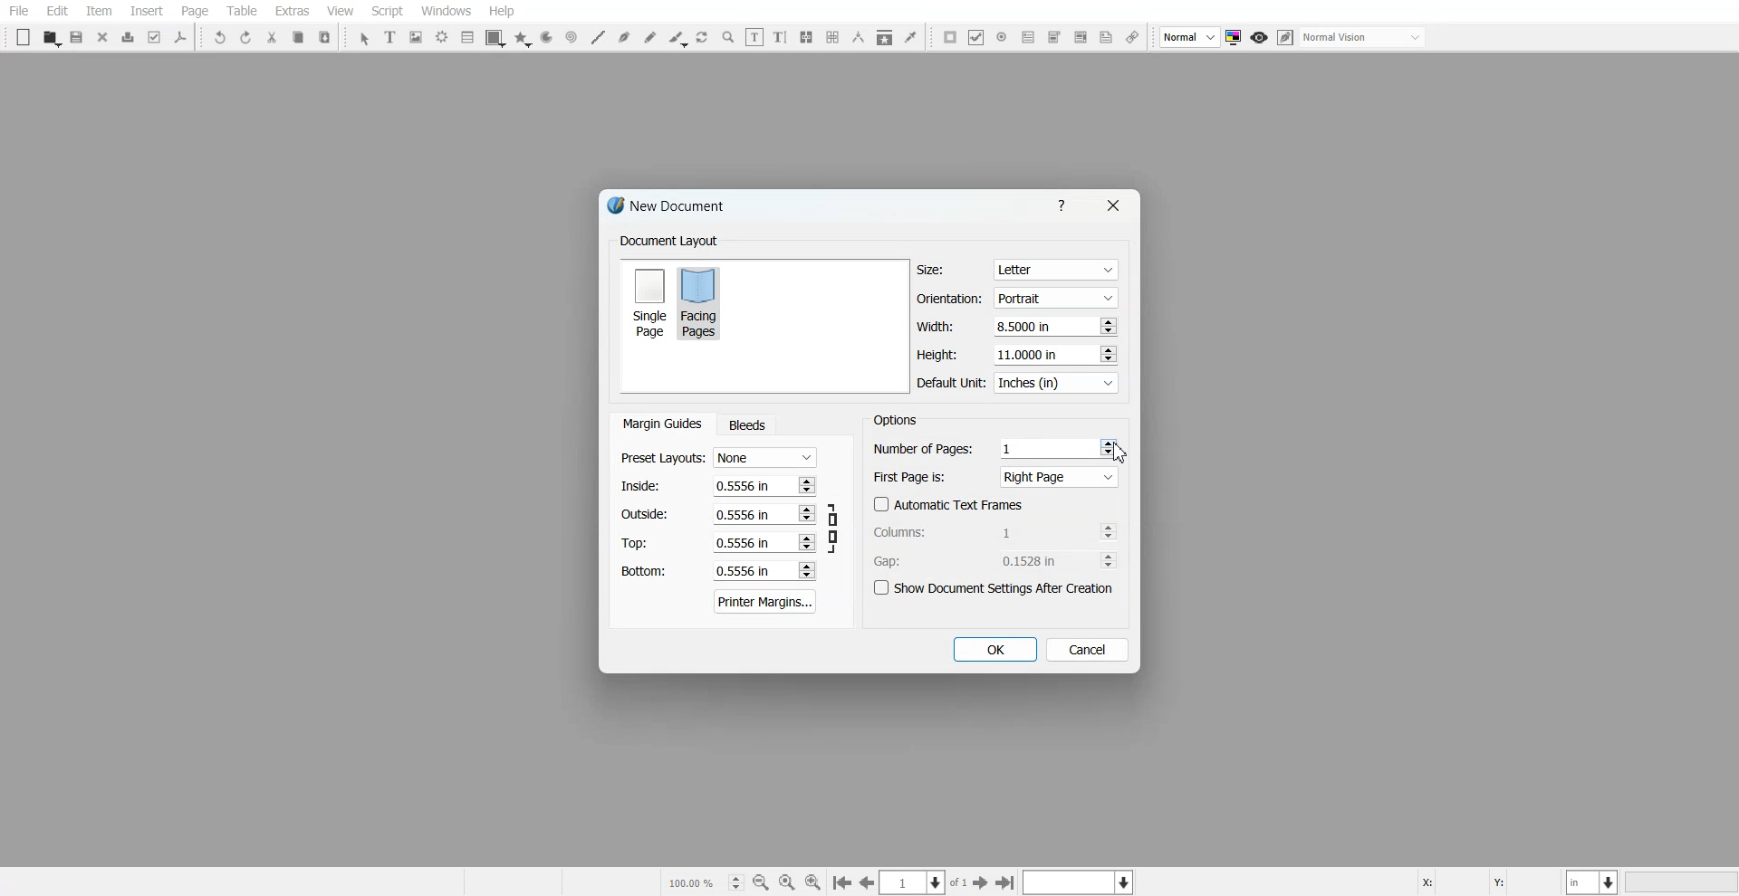 The height and width of the screenshot is (896, 1739). I want to click on Preview mode, so click(1260, 38).